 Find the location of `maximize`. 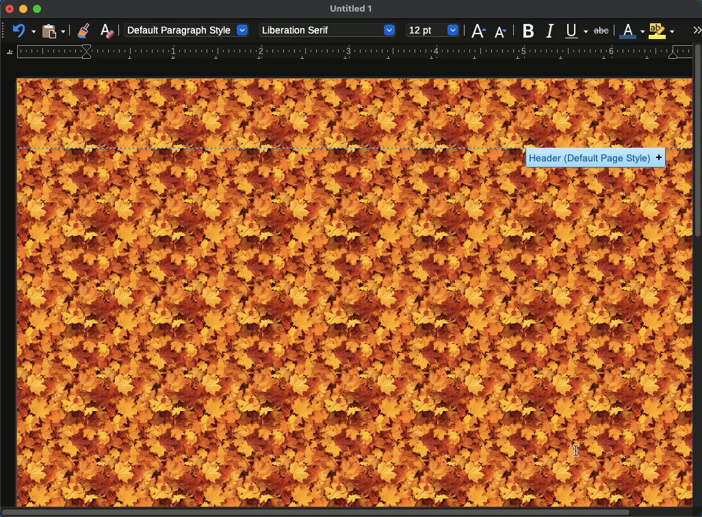

maximize is located at coordinates (38, 9).